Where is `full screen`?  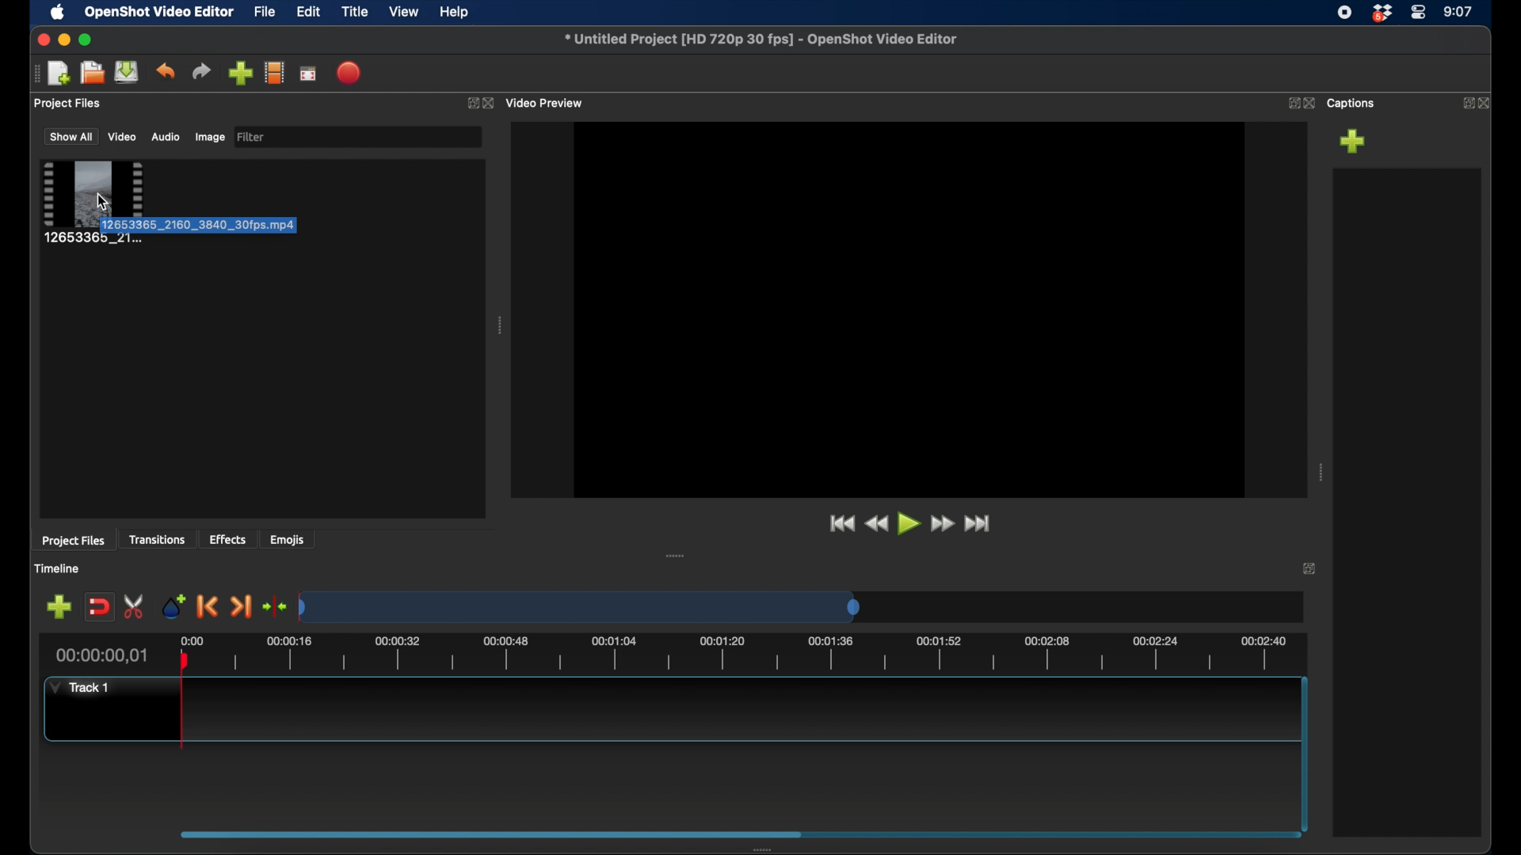
full screen is located at coordinates (308, 74).